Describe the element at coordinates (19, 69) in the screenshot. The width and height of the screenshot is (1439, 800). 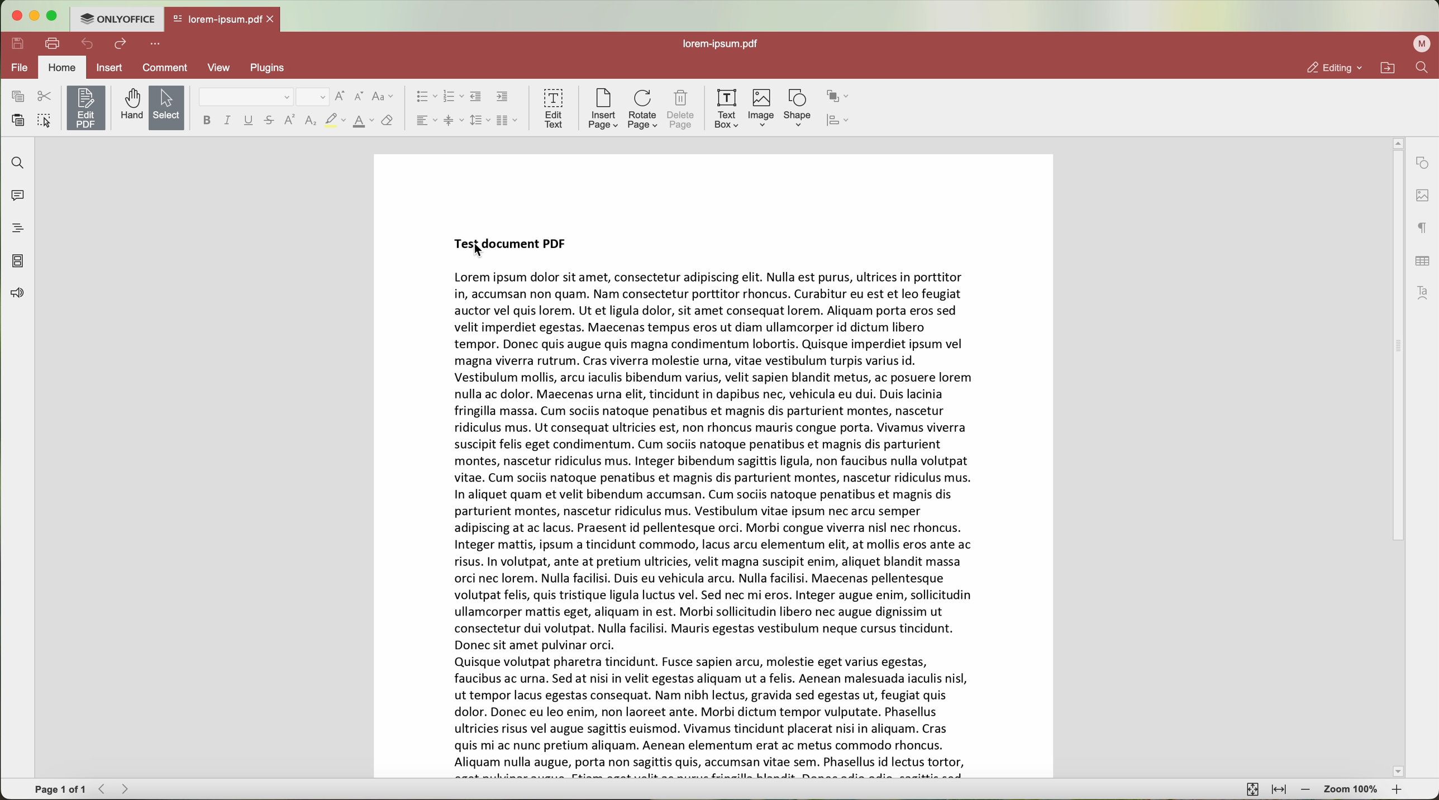
I see `file` at that location.